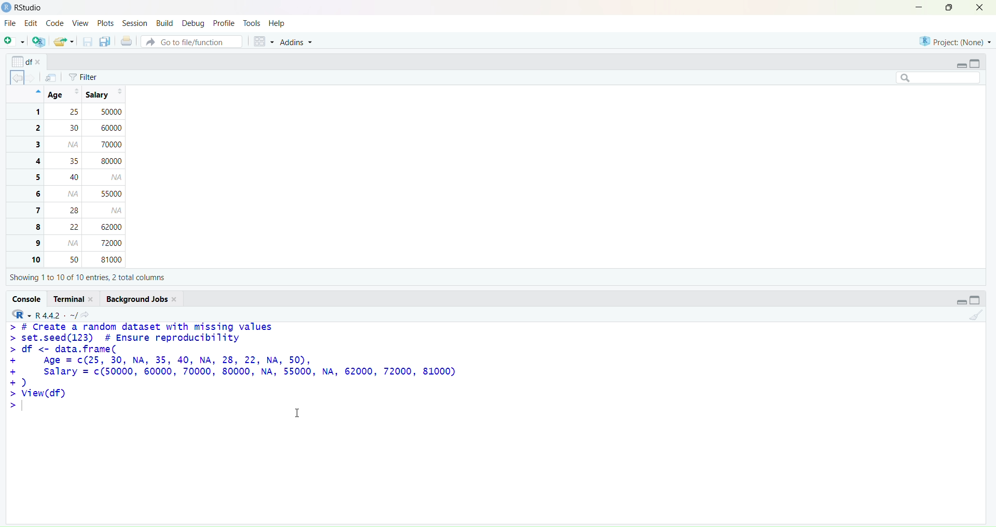 The width and height of the screenshot is (996, 527). Describe the element at coordinates (258, 367) in the screenshot. I see `> # Create a random dataset with missing values> set.seed(123) # Ensure reproducibility> df <- data.frame(+ Age = c(25, 30, NA, 35, 40, NA, 28, 22, NA, 50),+ salary = c(50000, 60000, 70000, 80000, NA, 55000, NA, 62000, 72000, 81000)+)> view(df)` at that location.